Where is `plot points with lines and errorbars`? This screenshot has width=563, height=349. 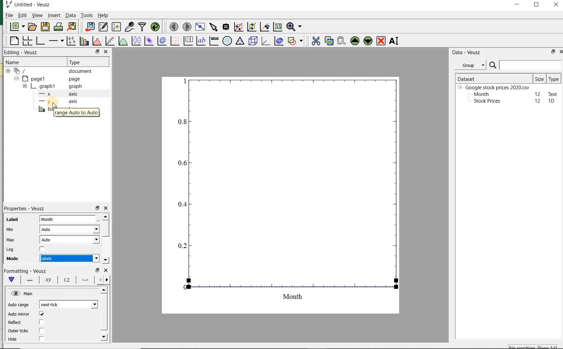
plot points with lines and errorbars is located at coordinates (70, 41).